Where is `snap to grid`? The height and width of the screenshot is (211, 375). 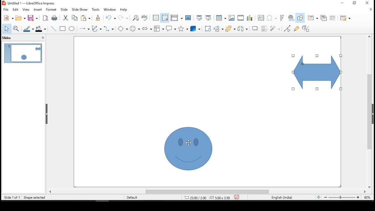 snap to grid is located at coordinates (165, 18).